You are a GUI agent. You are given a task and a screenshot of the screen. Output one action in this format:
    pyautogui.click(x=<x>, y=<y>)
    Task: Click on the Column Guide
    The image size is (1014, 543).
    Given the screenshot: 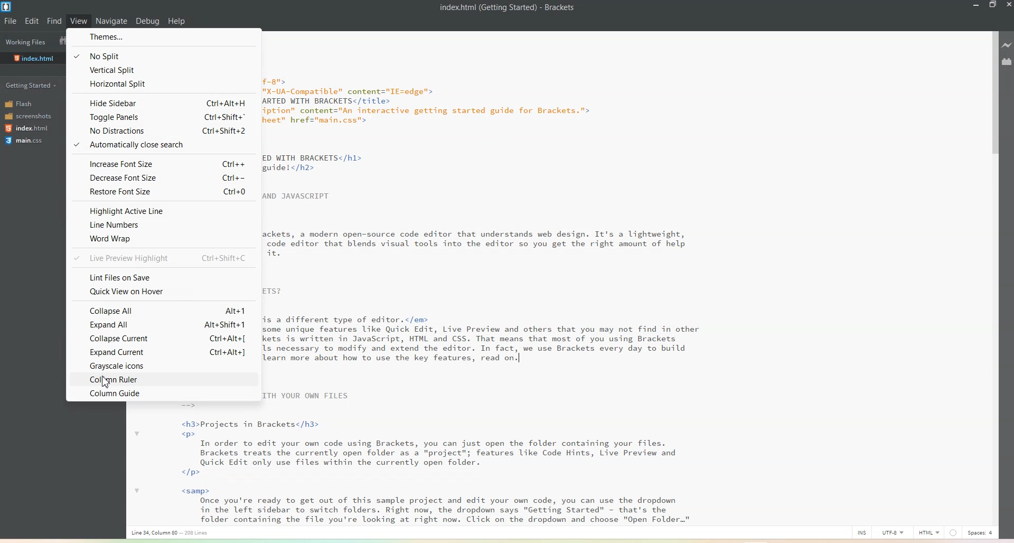 What is the action you would take?
    pyautogui.click(x=162, y=393)
    